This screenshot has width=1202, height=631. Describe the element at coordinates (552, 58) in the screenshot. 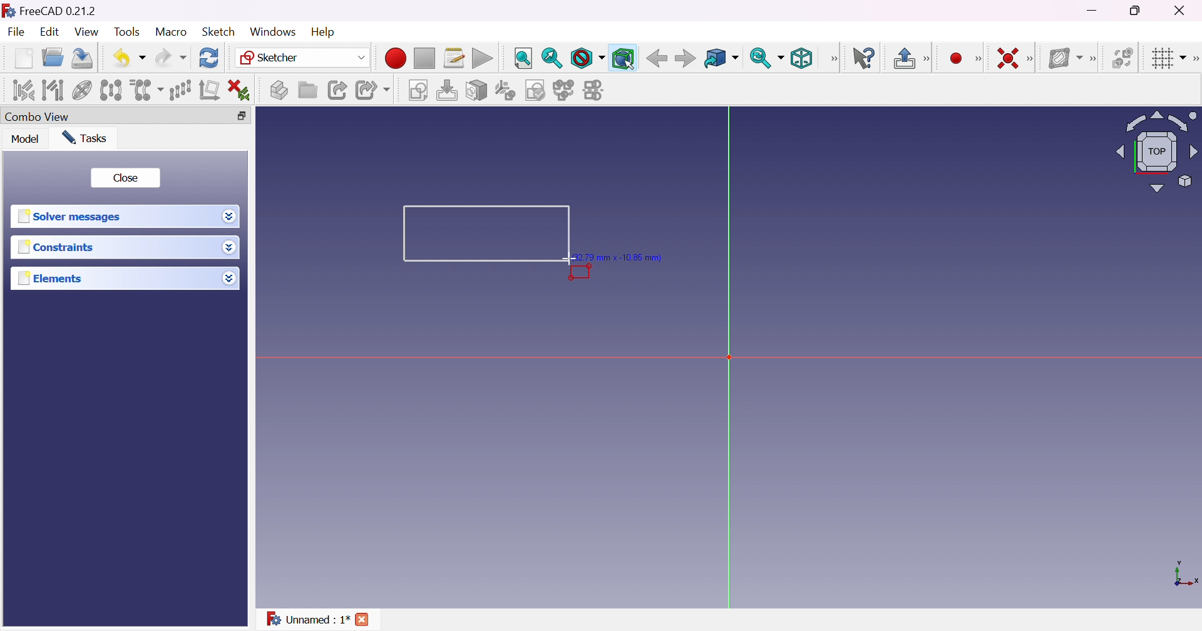

I see `Fit selection` at that location.